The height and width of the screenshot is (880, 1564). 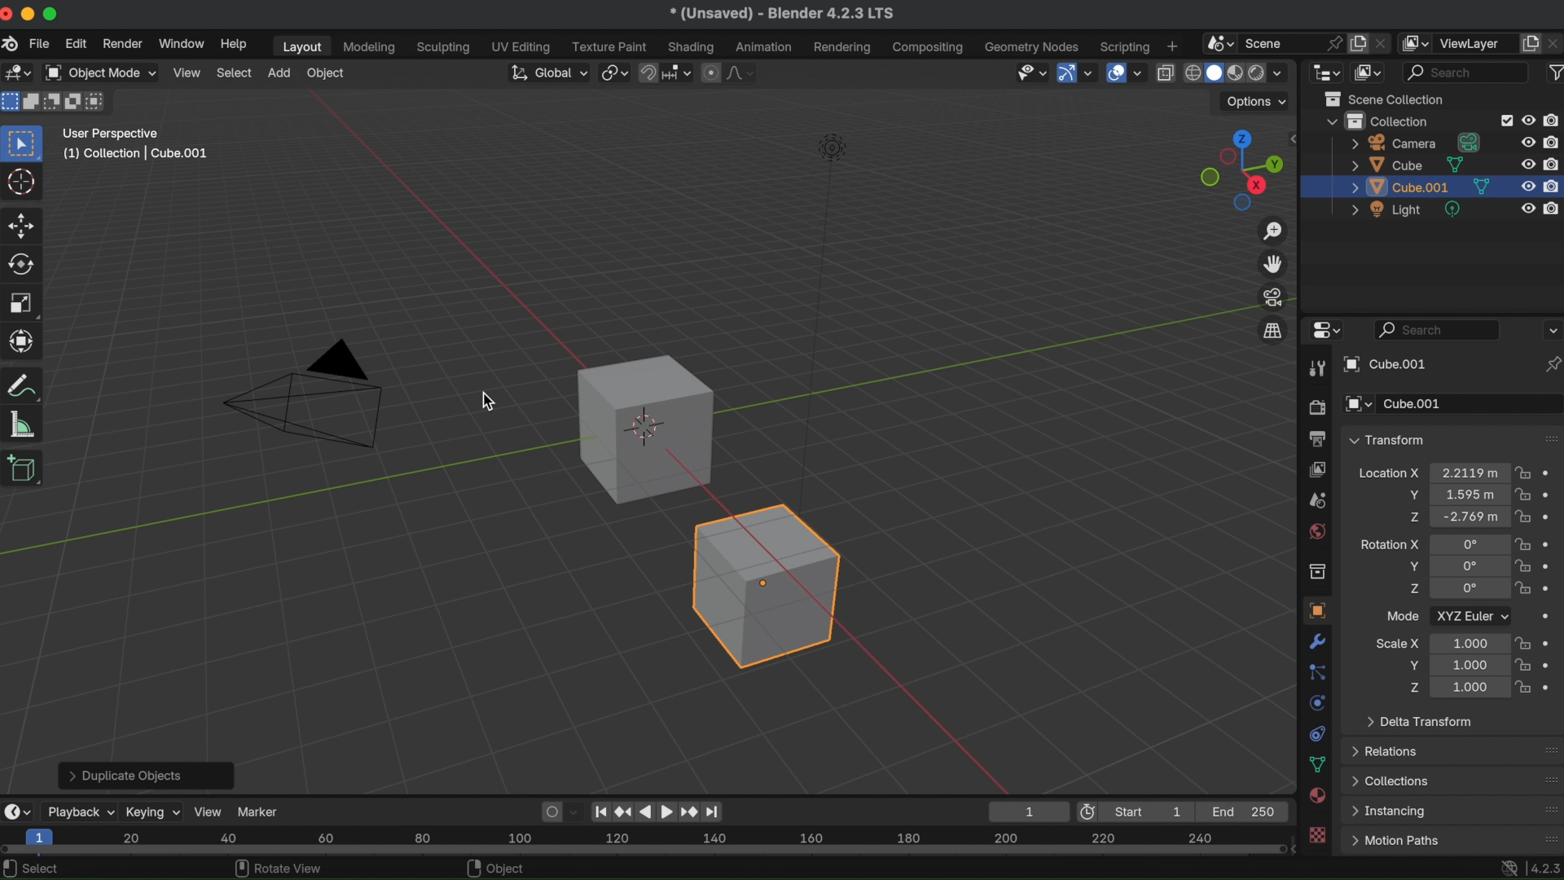 I want to click on side bar settings, so click(x=1296, y=137).